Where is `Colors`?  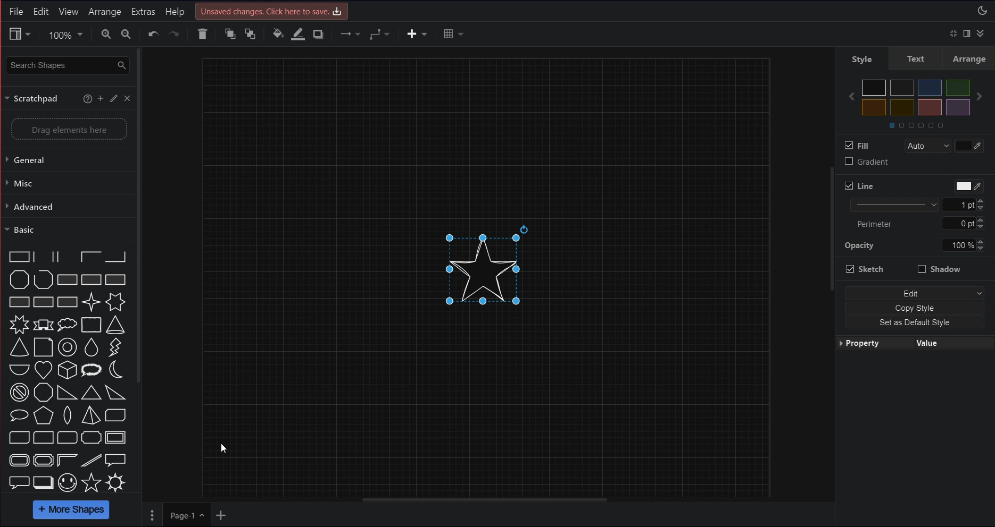 Colors is located at coordinates (916, 97).